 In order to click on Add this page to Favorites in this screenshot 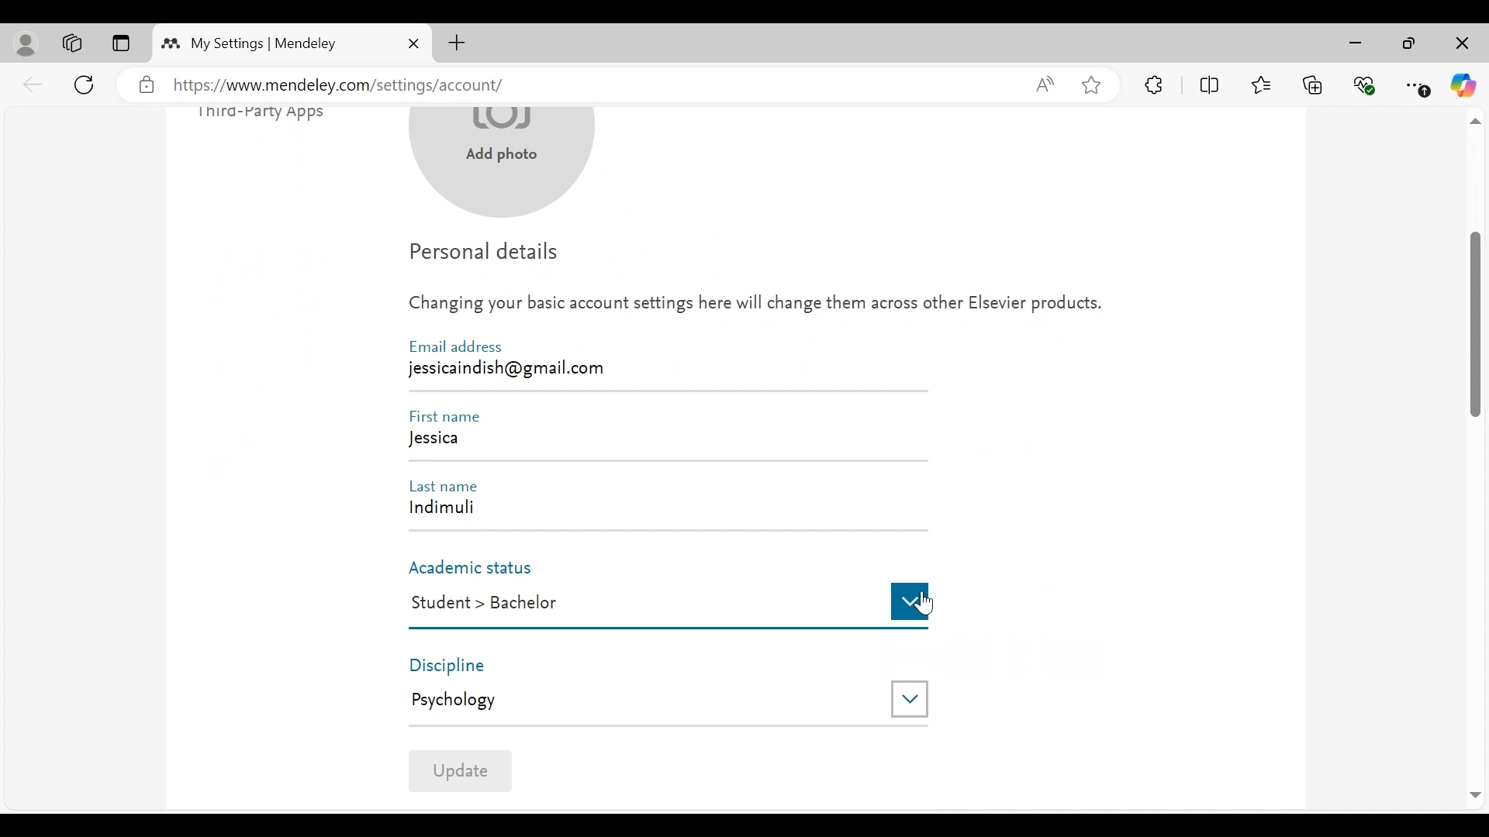, I will do `click(1090, 84)`.